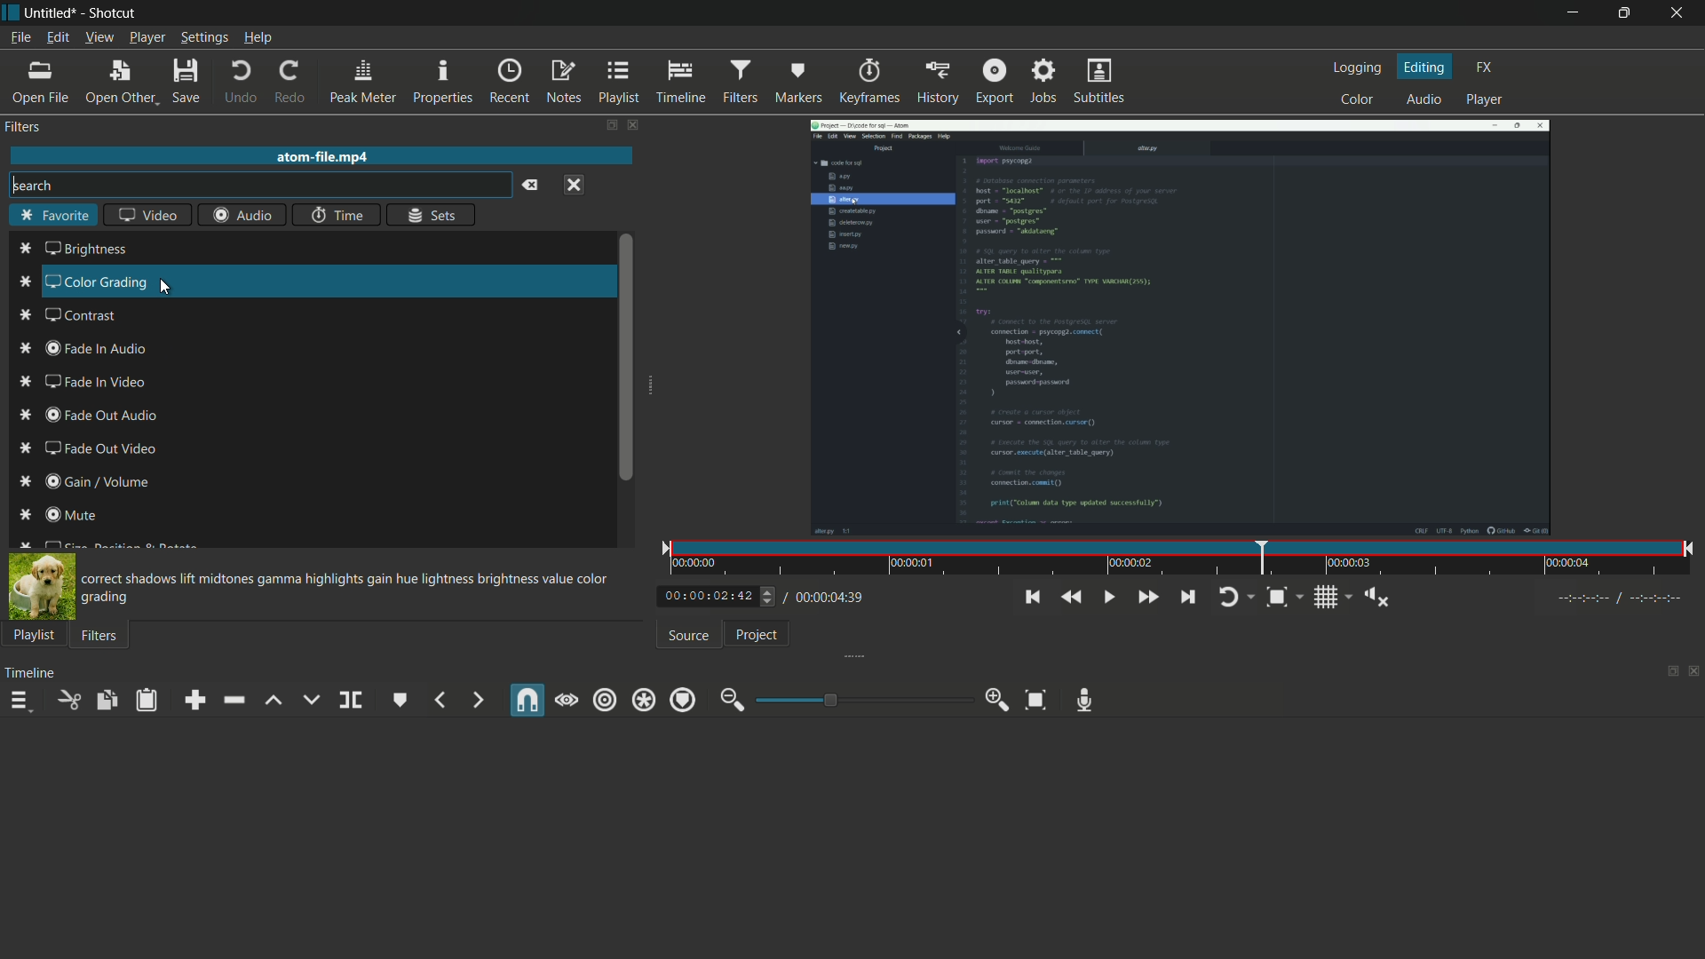 This screenshot has height=959, width=1705. What do you see at coordinates (204, 38) in the screenshot?
I see `settings menu` at bounding box center [204, 38].